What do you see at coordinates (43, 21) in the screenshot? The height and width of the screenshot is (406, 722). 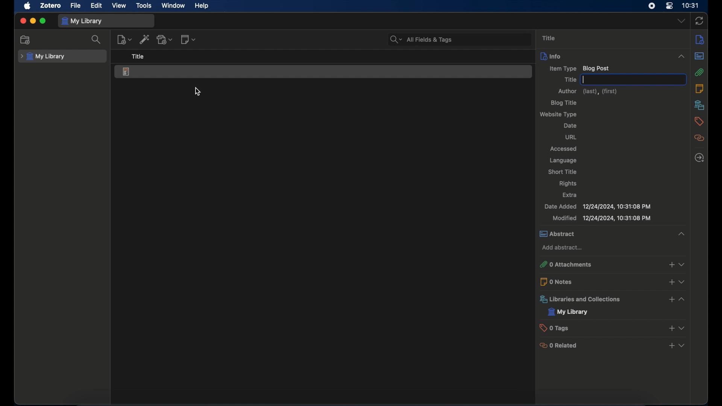 I see `maximize` at bounding box center [43, 21].